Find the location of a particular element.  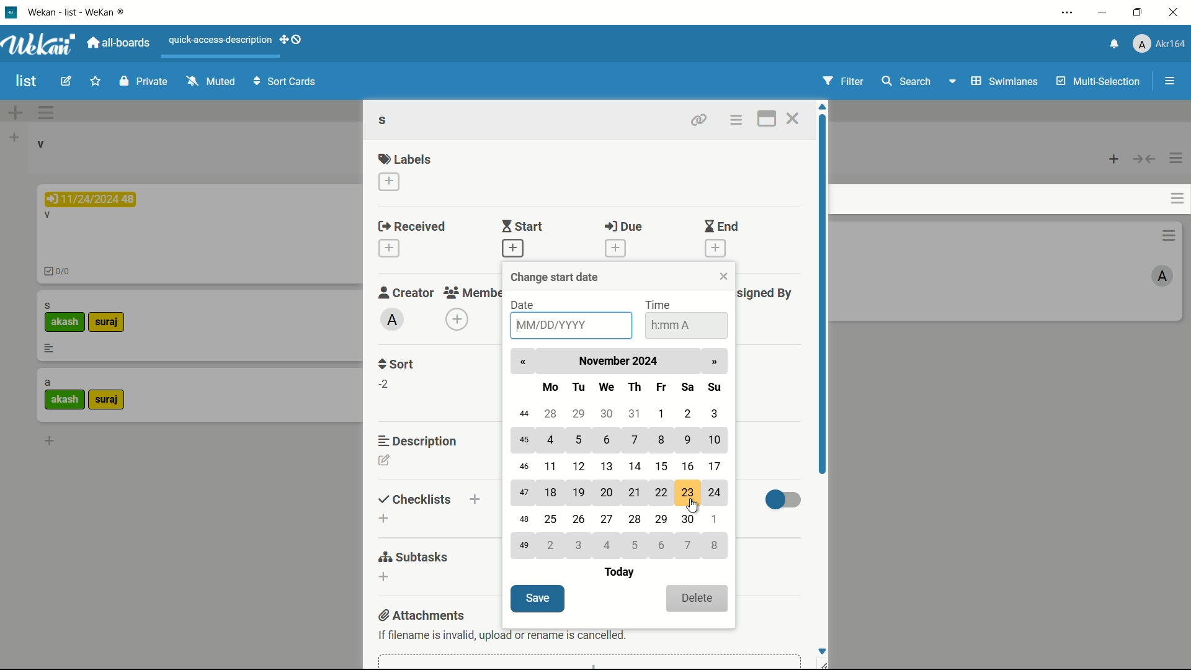

toggle button is located at coordinates (783, 501).